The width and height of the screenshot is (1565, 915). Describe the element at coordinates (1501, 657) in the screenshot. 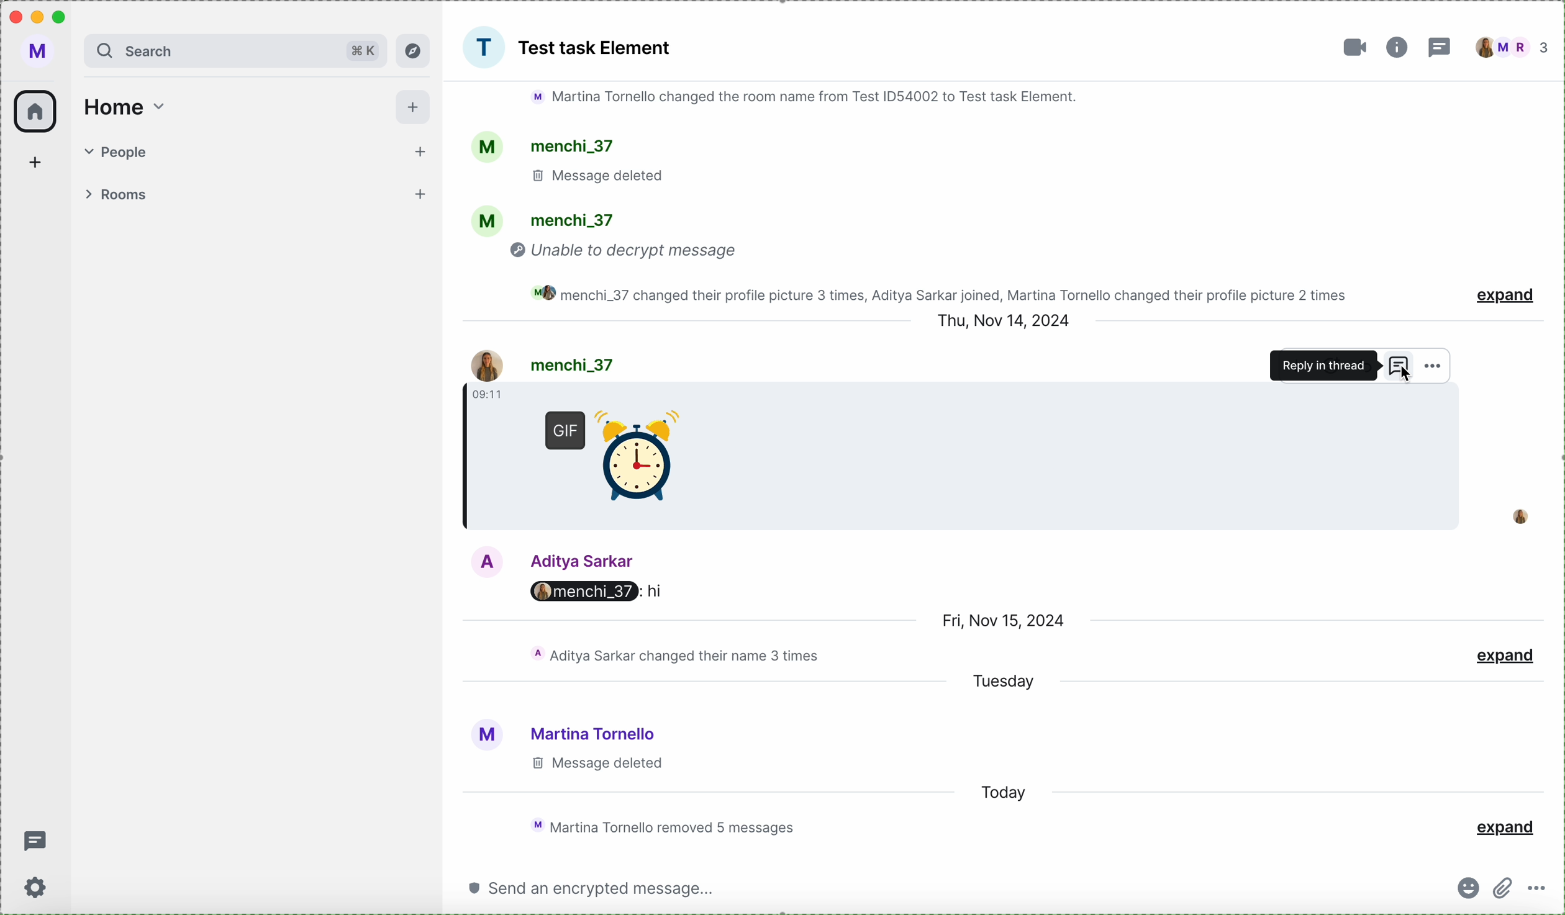

I see `expand` at that location.